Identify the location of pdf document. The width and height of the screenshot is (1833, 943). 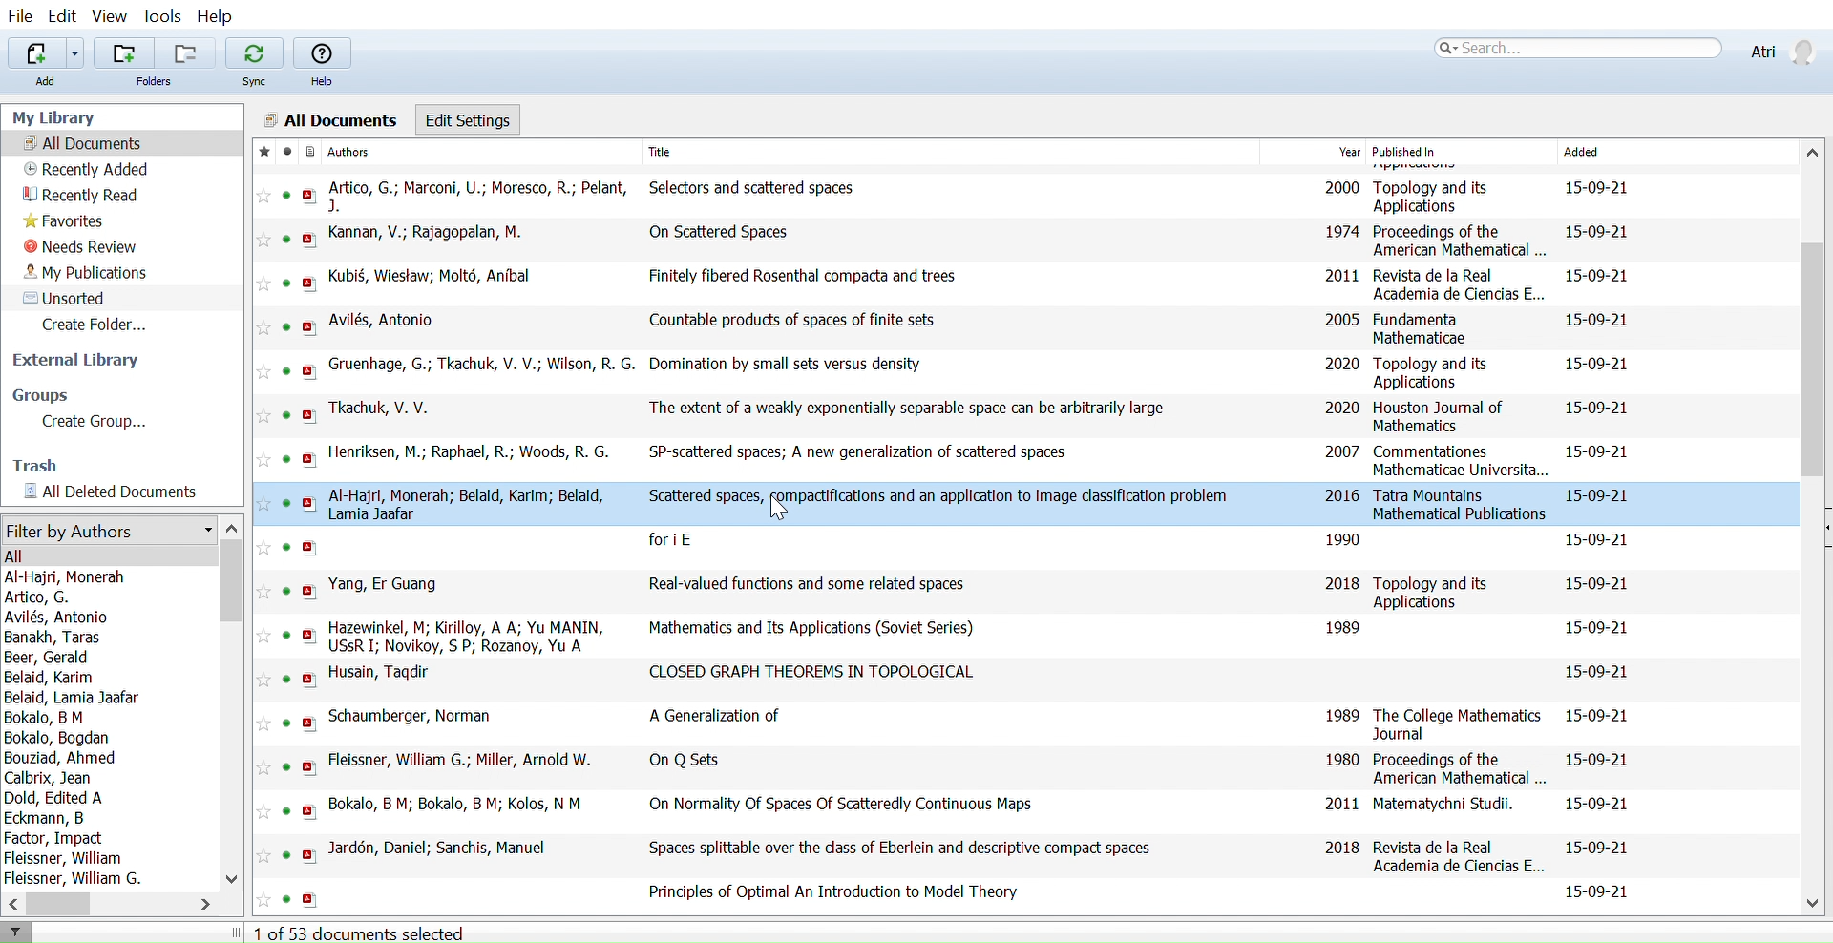
(310, 196).